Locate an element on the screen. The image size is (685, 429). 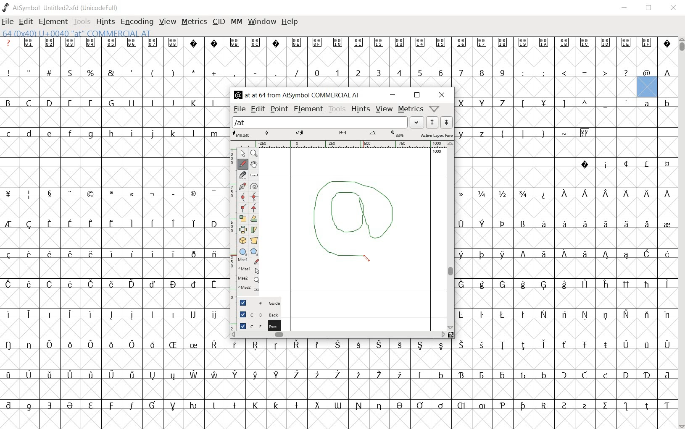
view is located at coordinates (384, 110).